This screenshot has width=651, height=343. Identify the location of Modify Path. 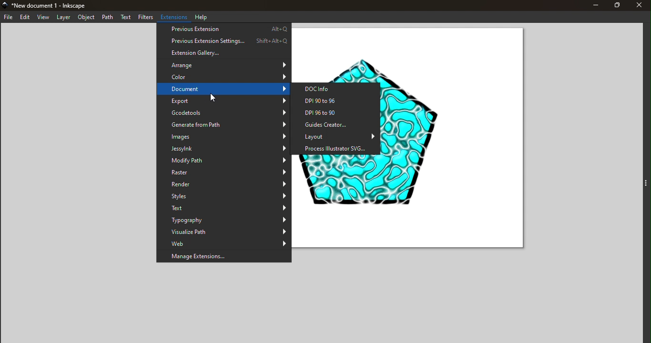
(224, 161).